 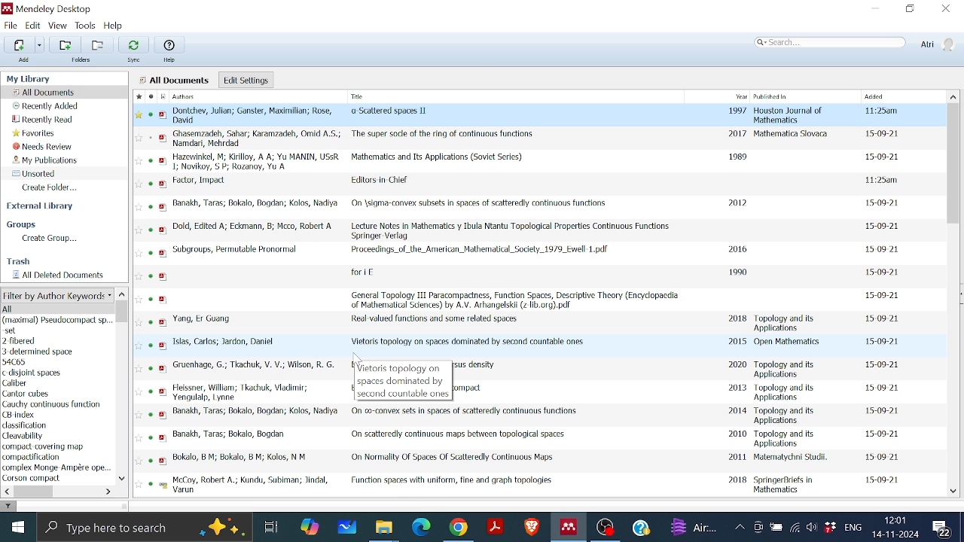 I want to click on Battery, so click(x=776, y=528).